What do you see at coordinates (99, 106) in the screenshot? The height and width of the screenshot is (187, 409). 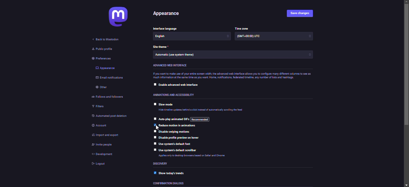 I see `filters` at bounding box center [99, 106].